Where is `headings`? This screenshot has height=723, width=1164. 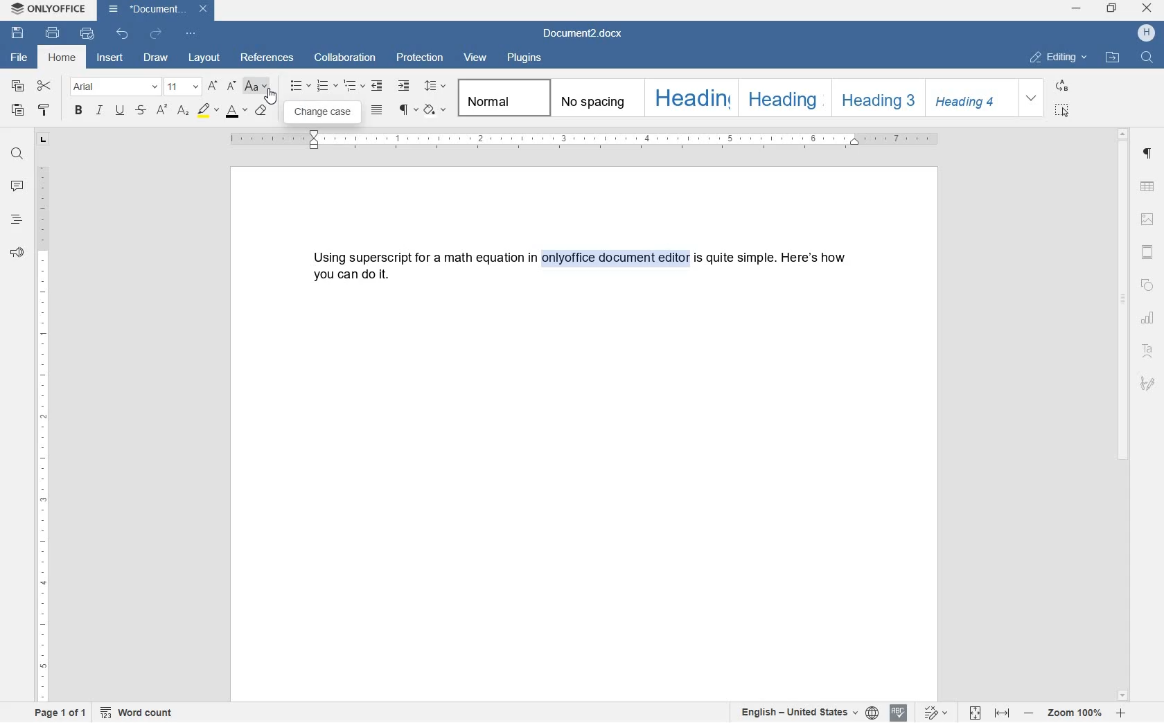
headings is located at coordinates (17, 220).